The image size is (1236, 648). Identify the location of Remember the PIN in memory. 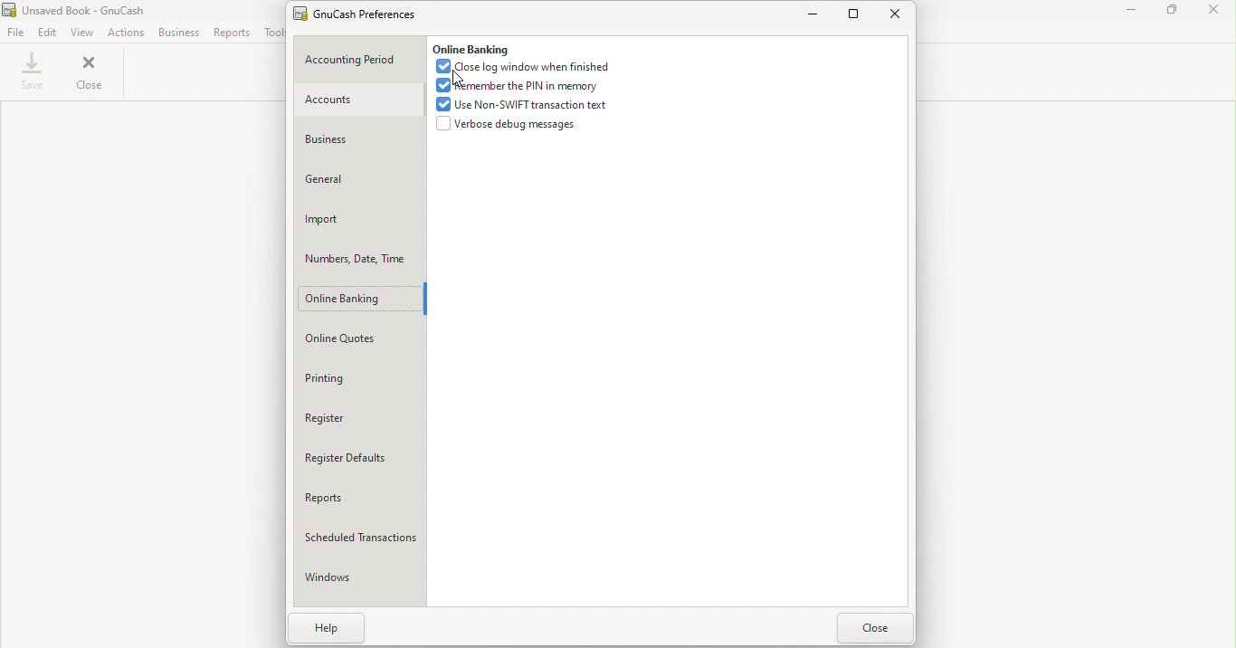
(517, 86).